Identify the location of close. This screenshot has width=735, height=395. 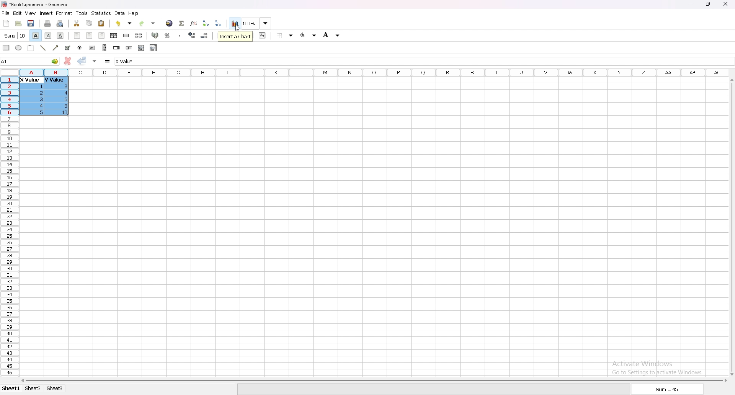
(725, 4).